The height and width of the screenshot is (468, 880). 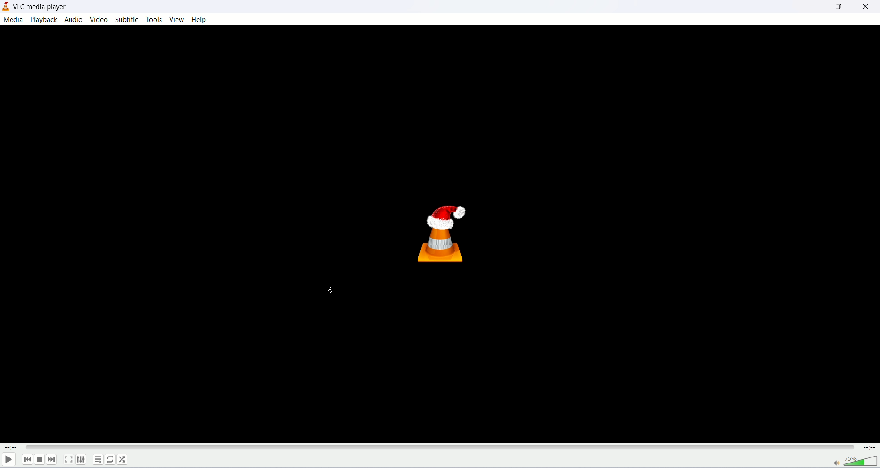 What do you see at coordinates (440, 447) in the screenshot?
I see `progress bar` at bounding box center [440, 447].